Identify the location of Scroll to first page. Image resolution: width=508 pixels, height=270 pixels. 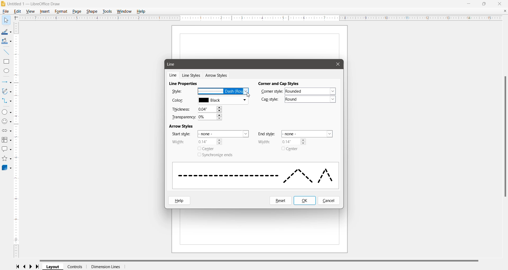
(18, 267).